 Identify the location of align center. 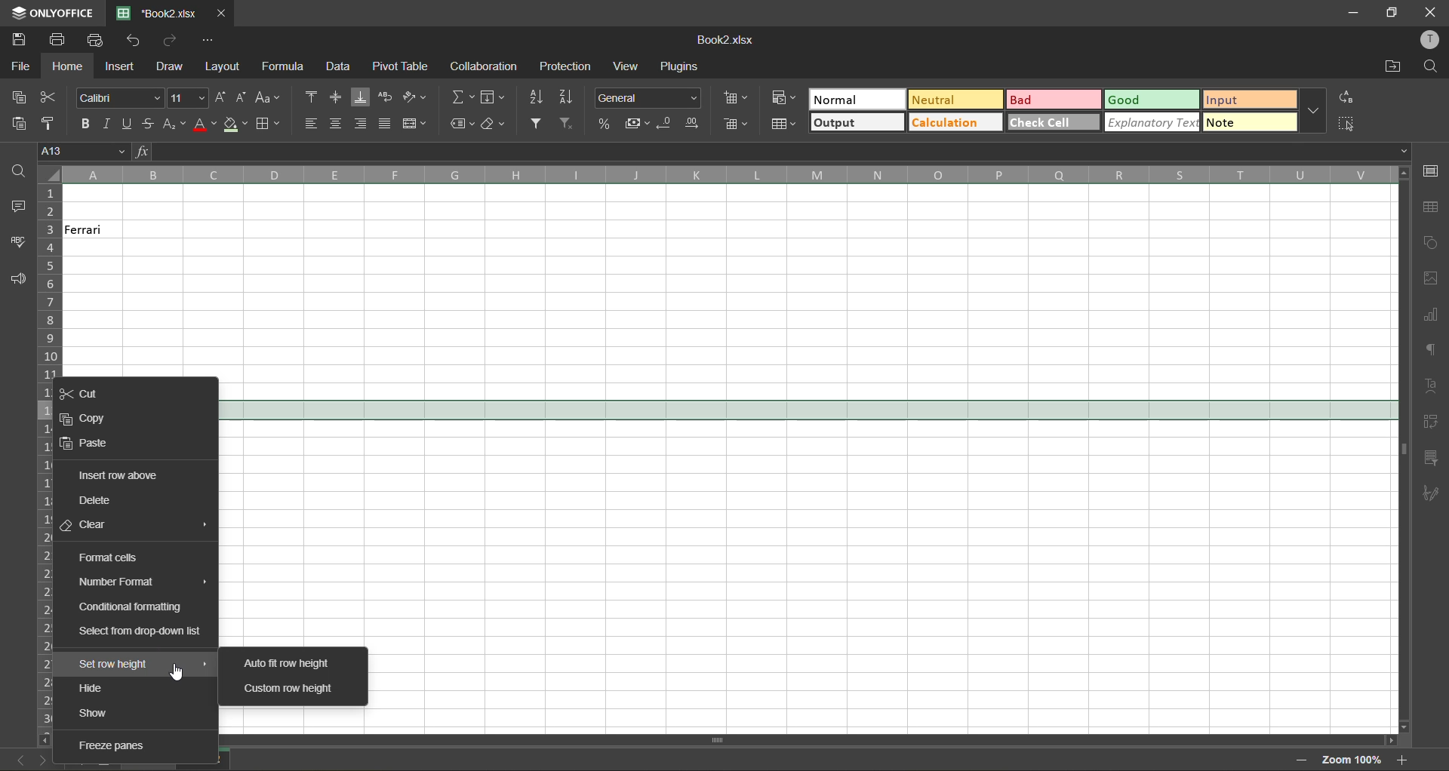
(339, 124).